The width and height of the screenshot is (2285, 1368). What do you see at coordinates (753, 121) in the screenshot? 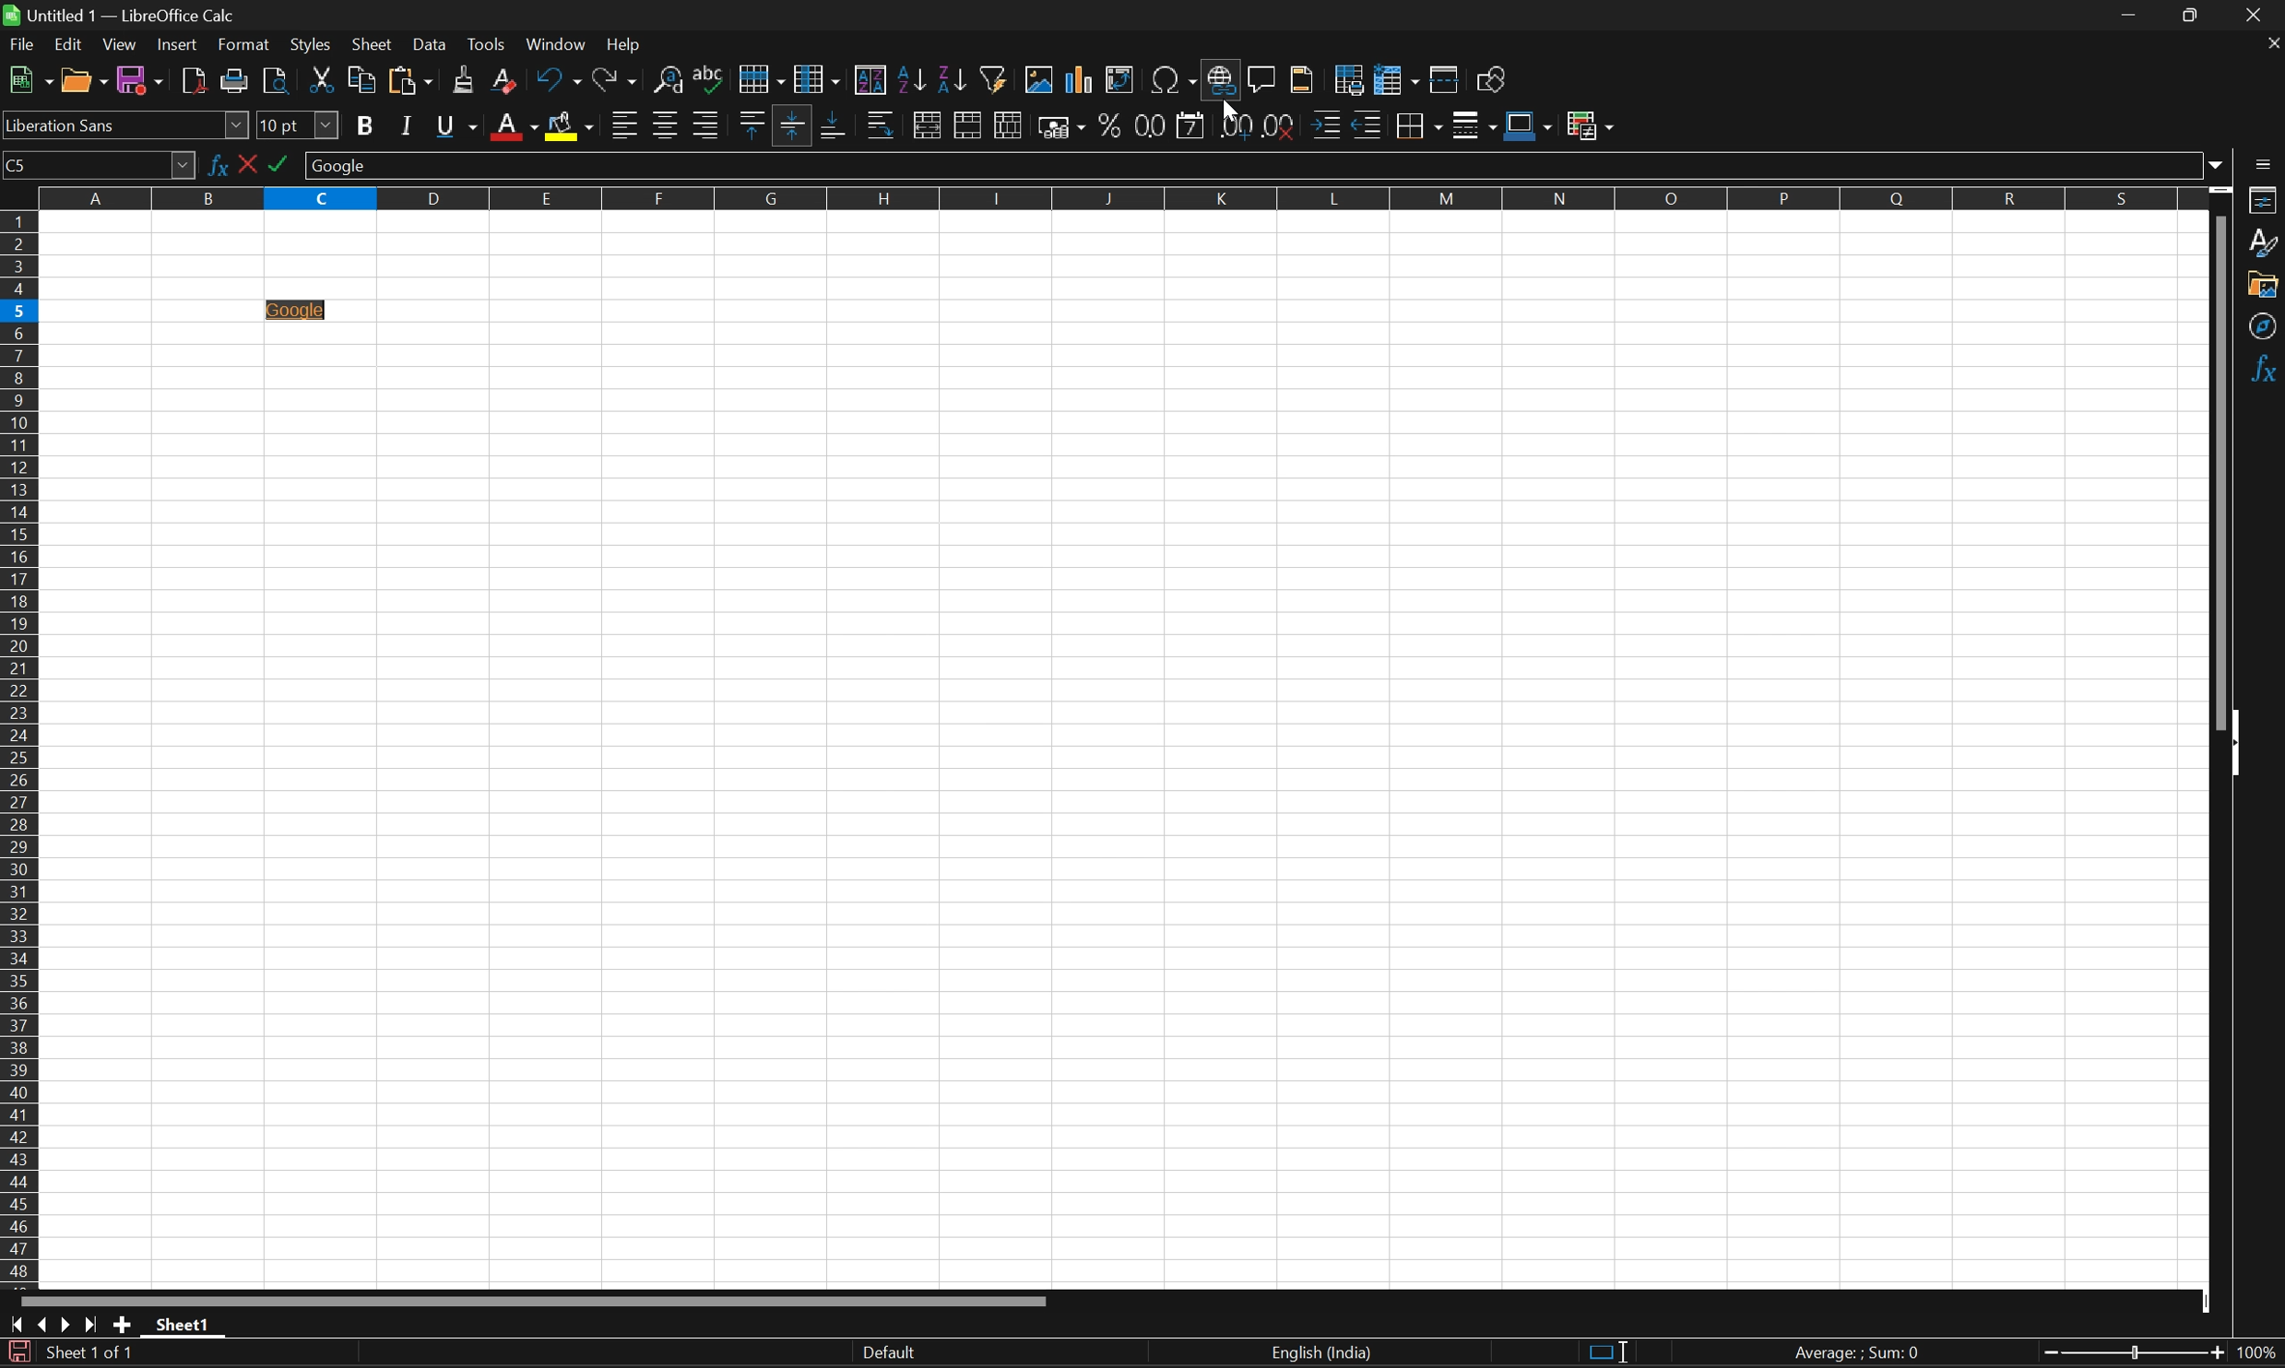
I see `Align top` at bounding box center [753, 121].